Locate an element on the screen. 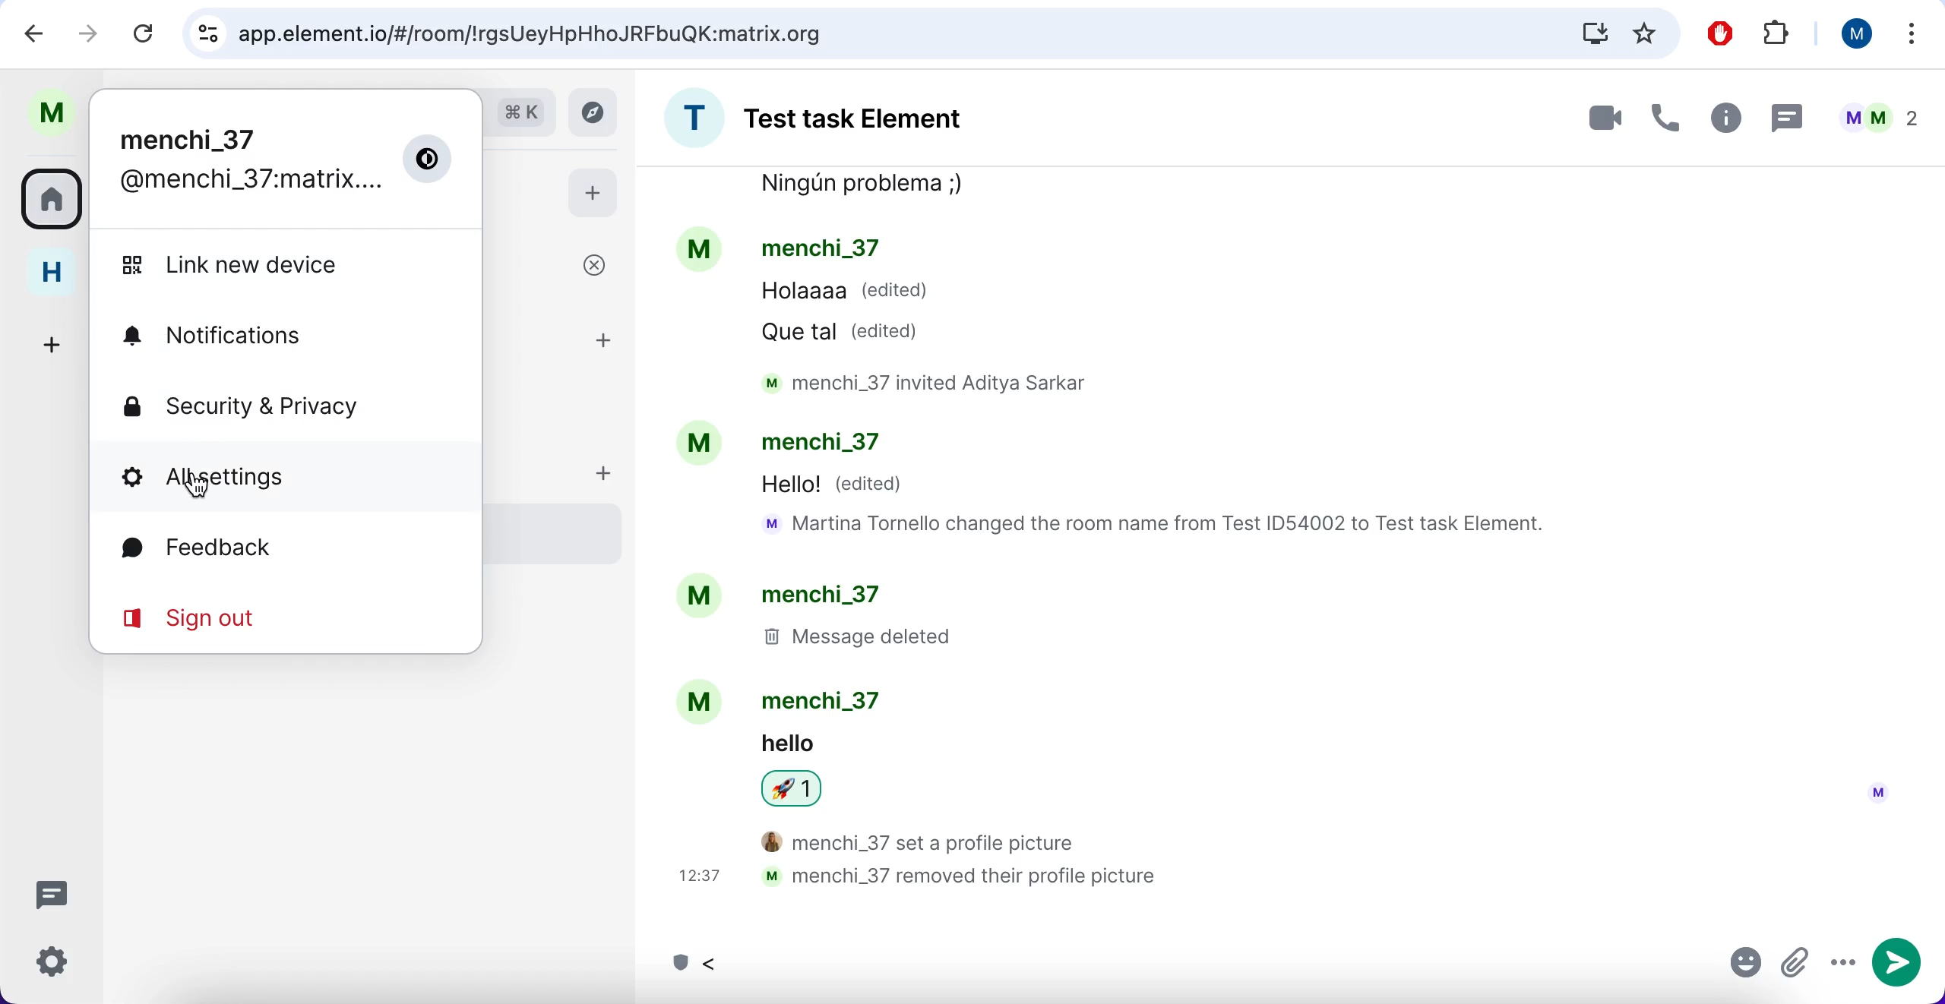 Image resolution: width=1945 pixels, height=1004 pixels. add is located at coordinates (593, 197).